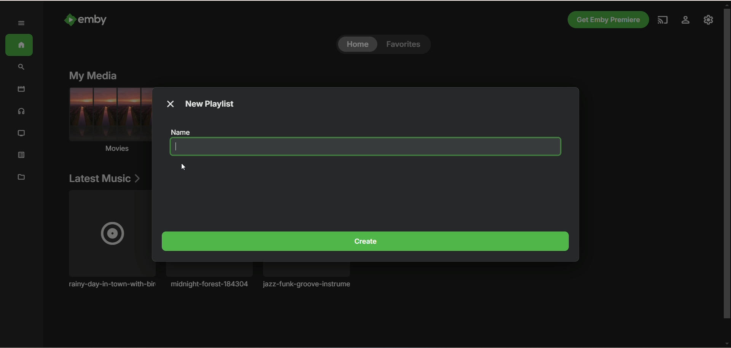  Describe the element at coordinates (307, 276) in the screenshot. I see `music album` at that location.